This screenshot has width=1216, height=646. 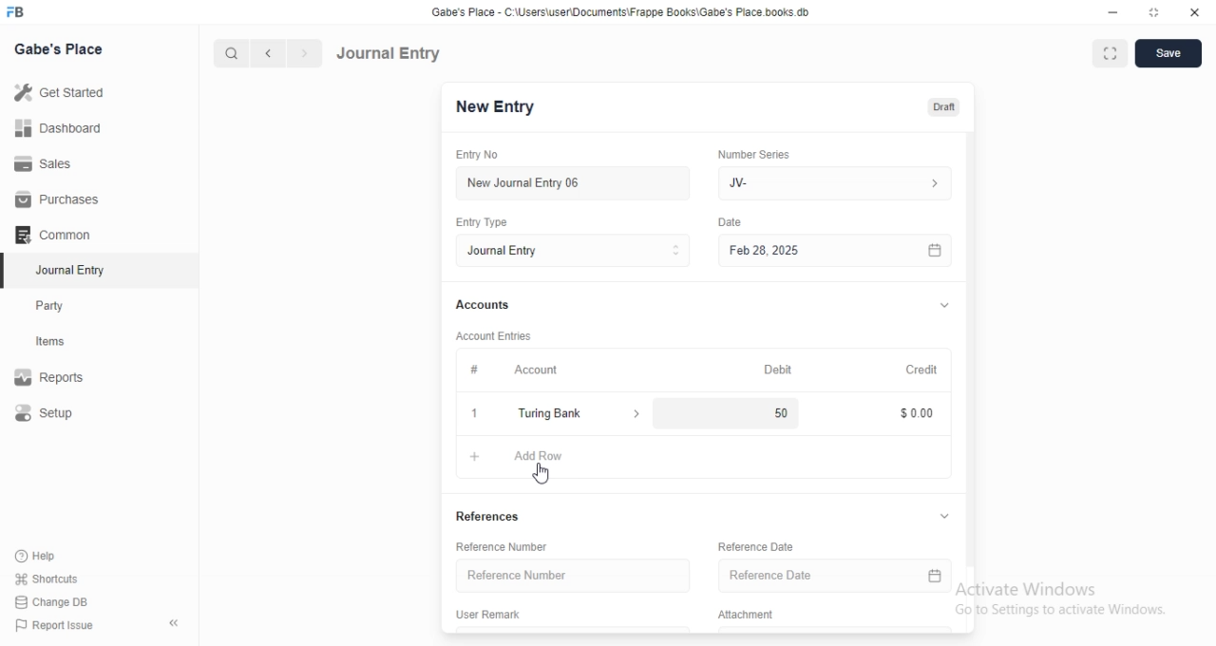 I want to click on Accounts., so click(x=492, y=306).